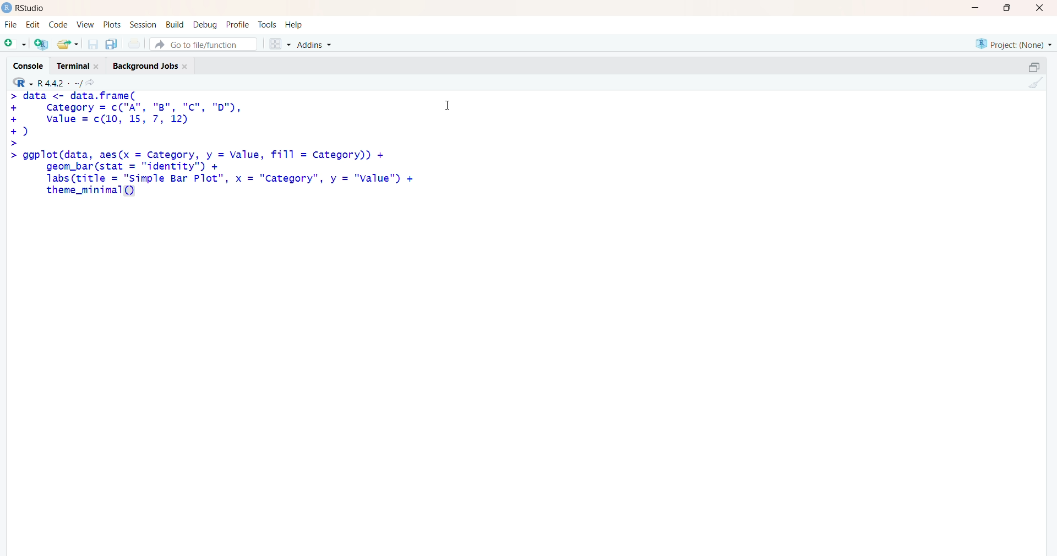 This screenshot has height=556, width=1057. I want to click on save current document, so click(92, 44).